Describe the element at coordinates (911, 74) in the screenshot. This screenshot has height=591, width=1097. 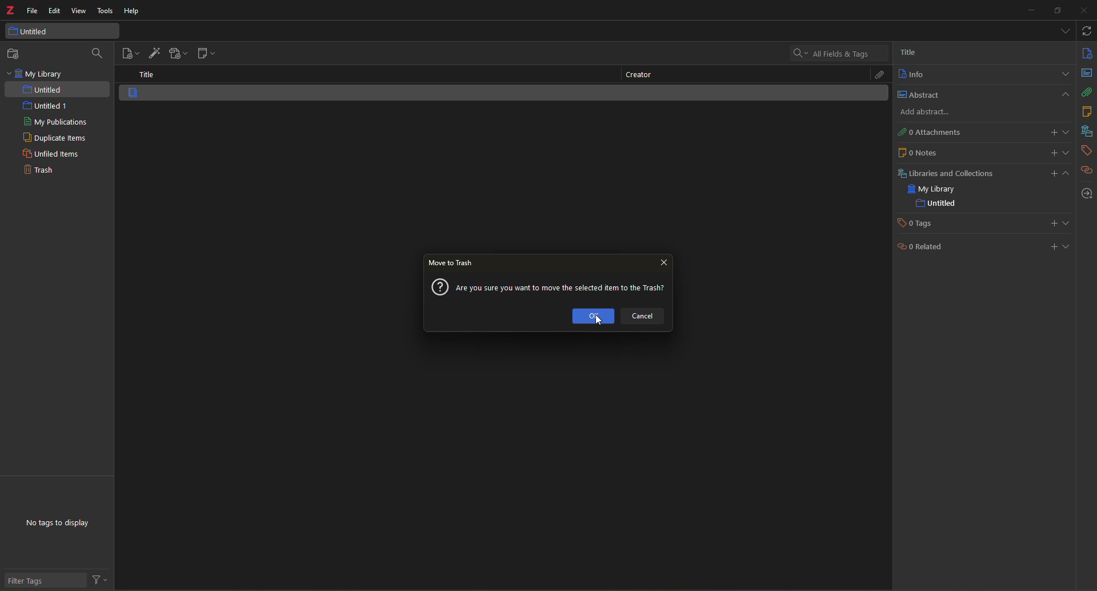
I see `info` at that location.